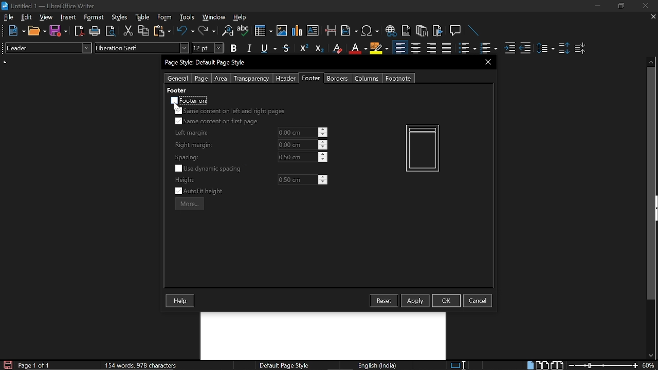  I want to click on Find and replace, so click(227, 31).